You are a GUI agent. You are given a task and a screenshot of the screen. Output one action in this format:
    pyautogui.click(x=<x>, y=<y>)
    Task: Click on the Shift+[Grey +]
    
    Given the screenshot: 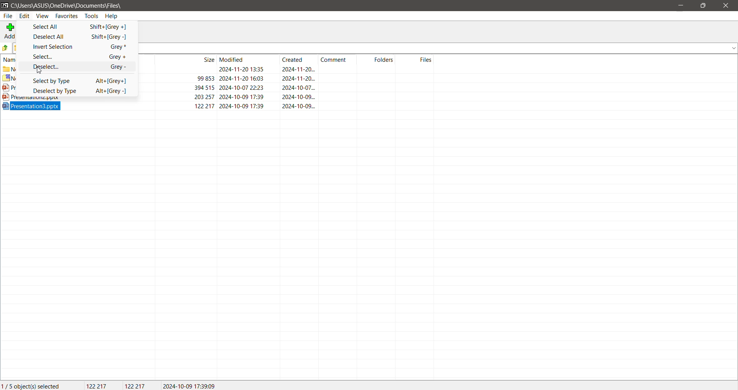 What is the action you would take?
    pyautogui.click(x=111, y=27)
    